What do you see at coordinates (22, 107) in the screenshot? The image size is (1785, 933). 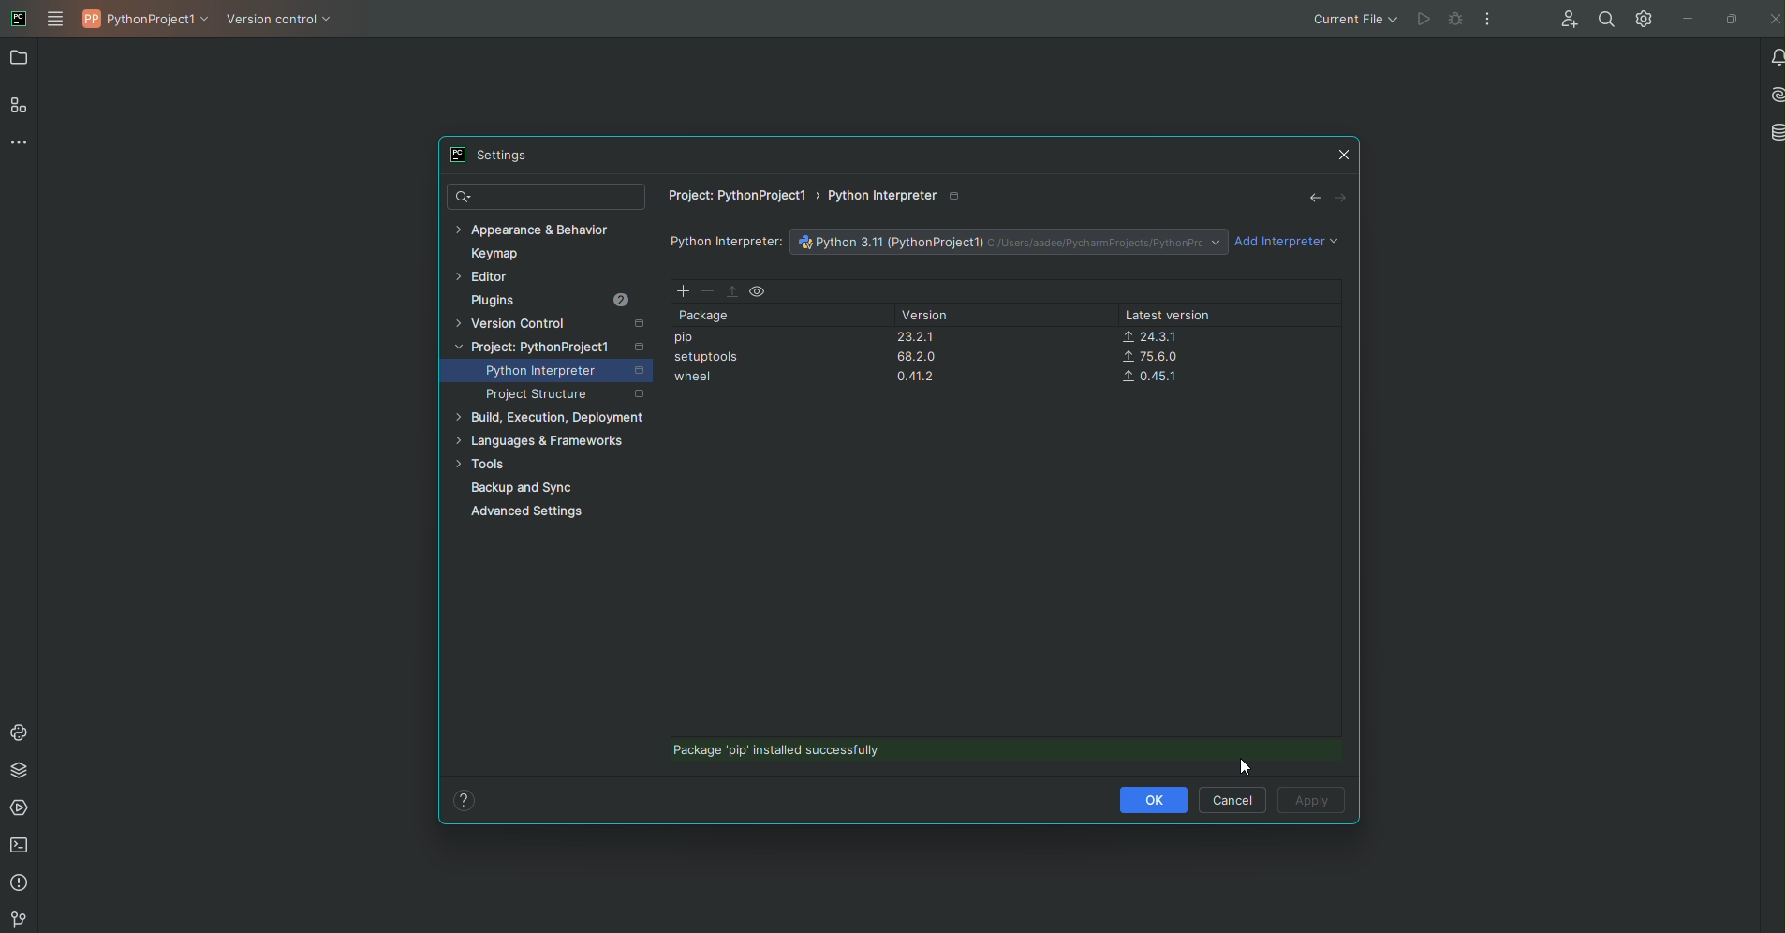 I see `Structure` at bounding box center [22, 107].